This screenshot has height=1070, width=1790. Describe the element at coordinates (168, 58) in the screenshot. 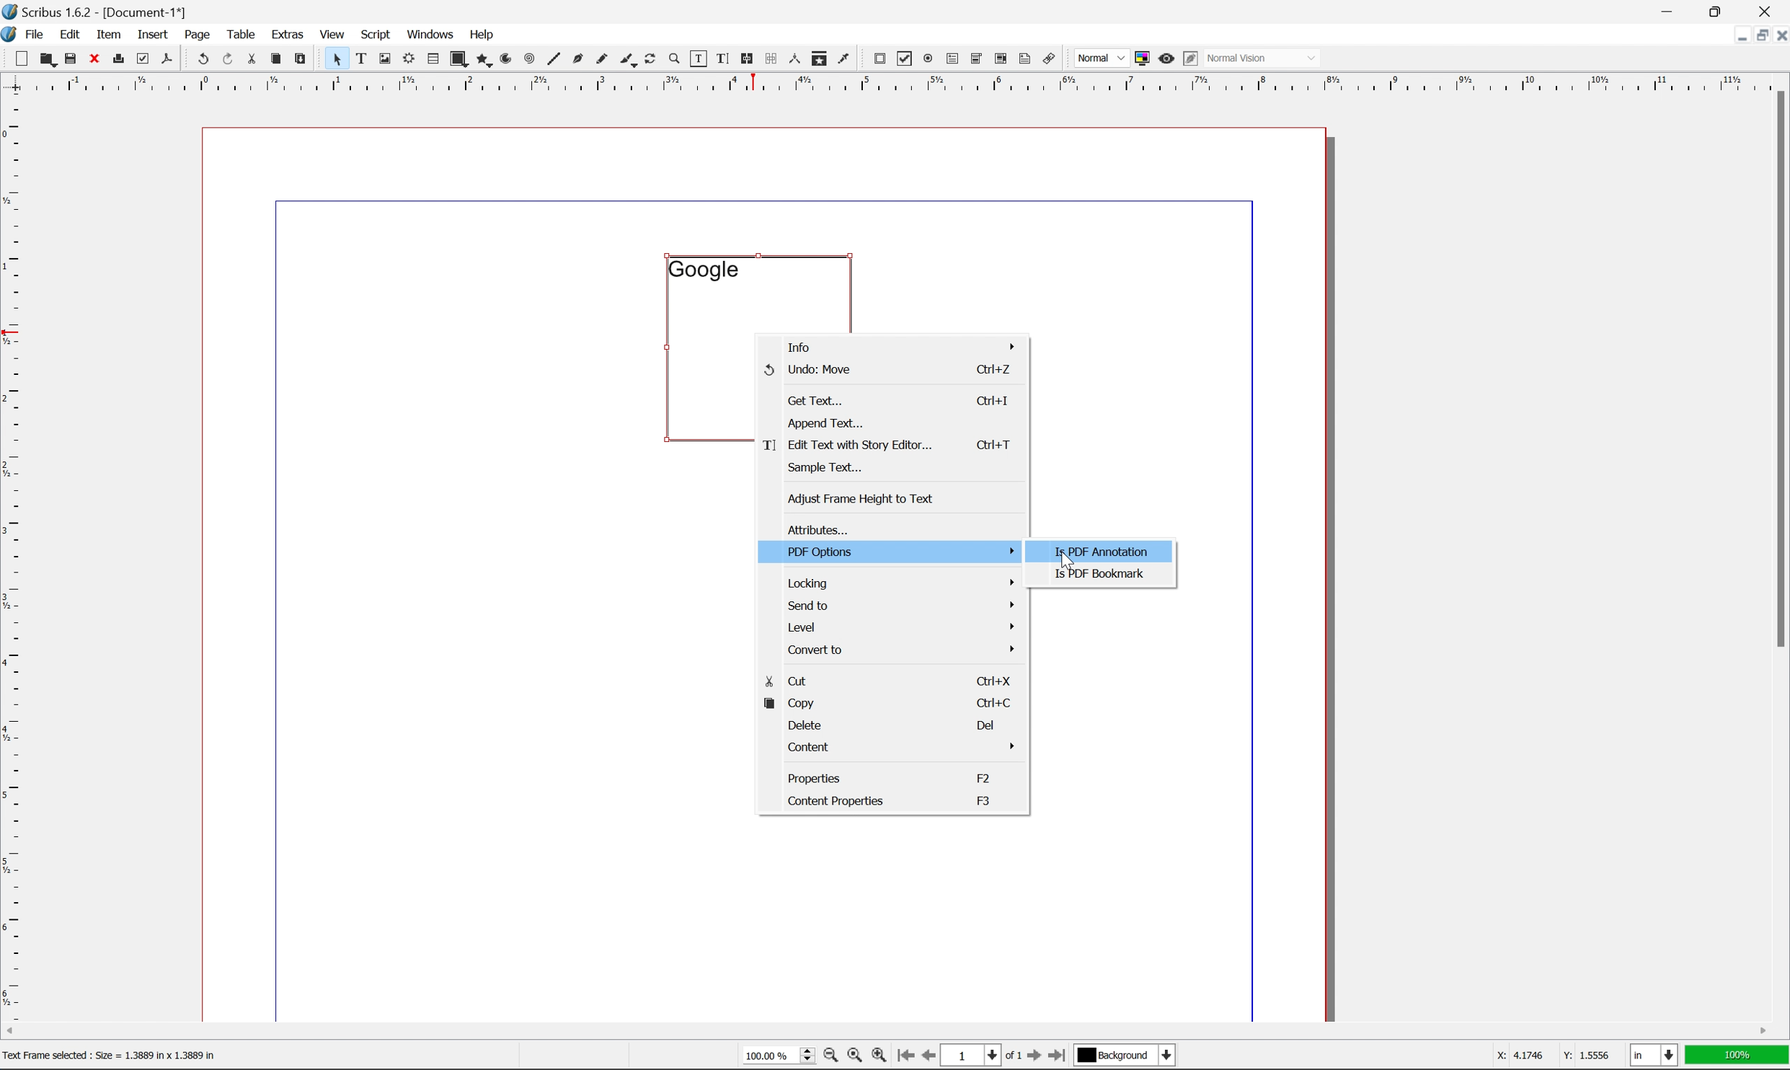

I see `save as pdf` at that location.